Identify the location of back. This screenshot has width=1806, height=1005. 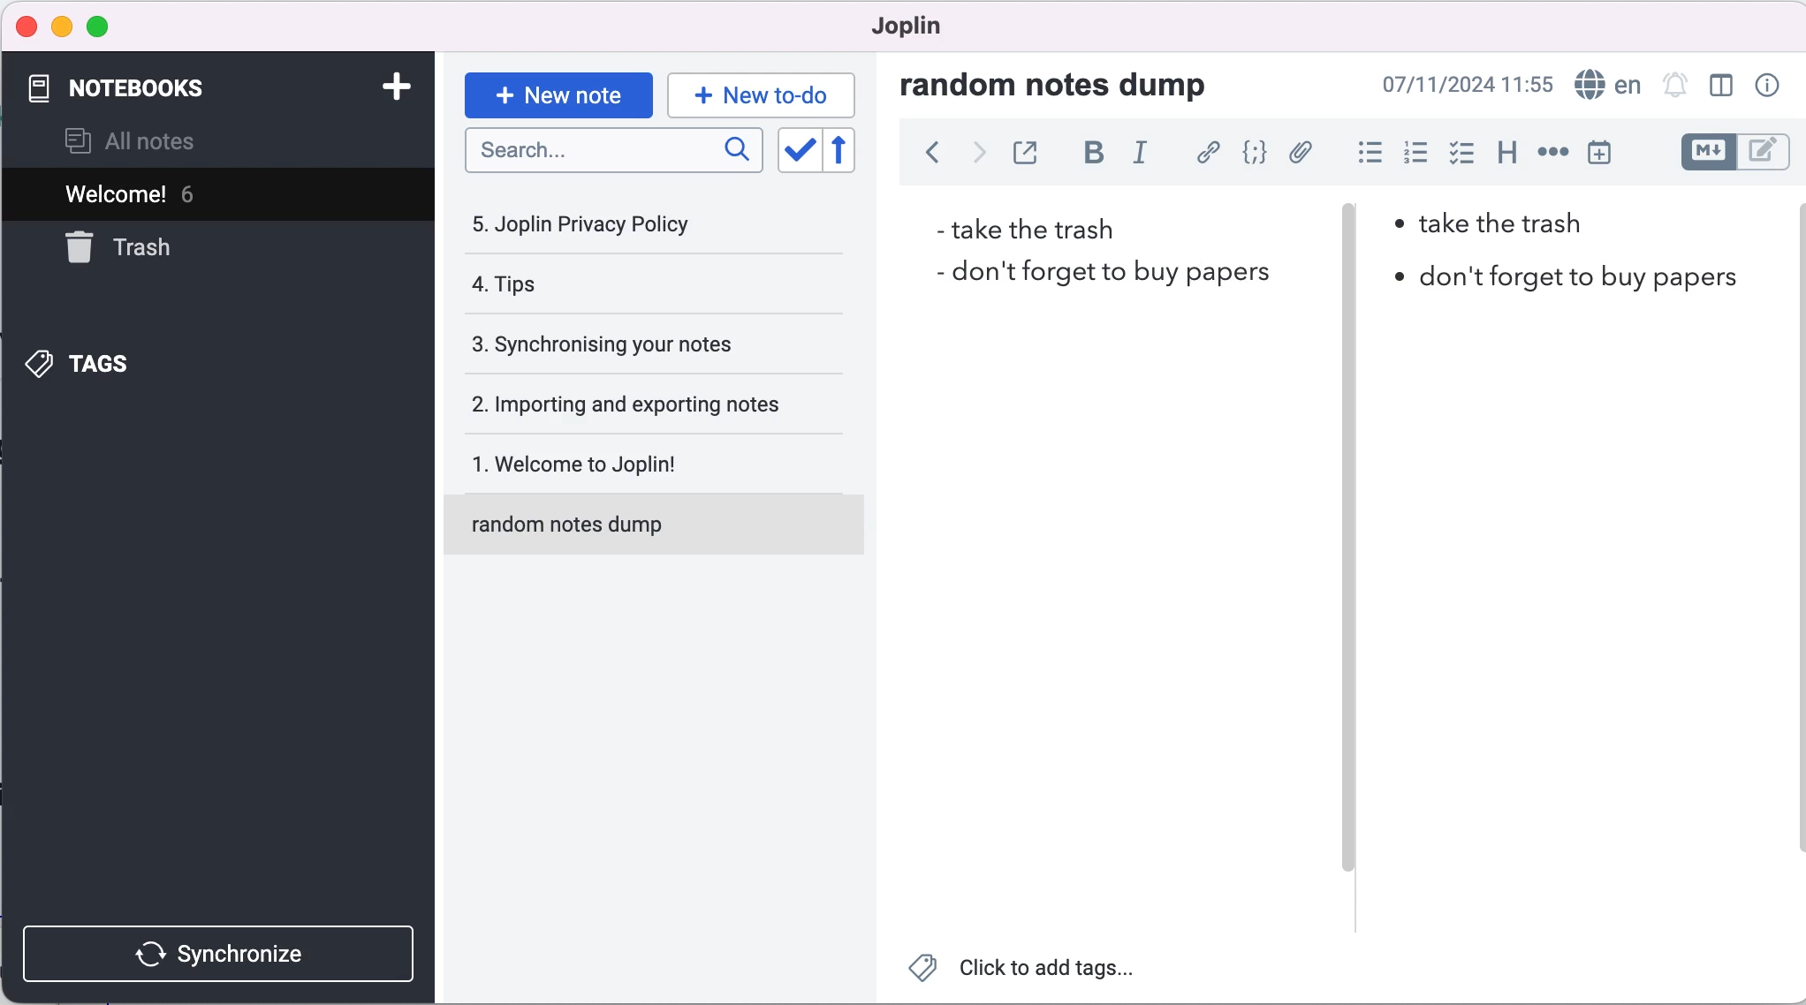
(923, 158).